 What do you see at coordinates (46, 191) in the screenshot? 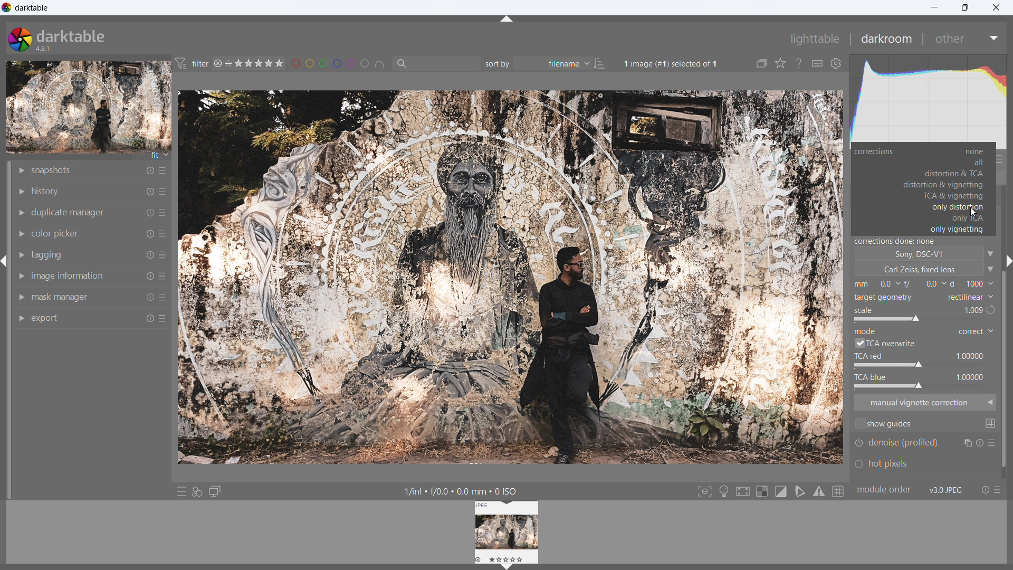
I see `history` at bounding box center [46, 191].